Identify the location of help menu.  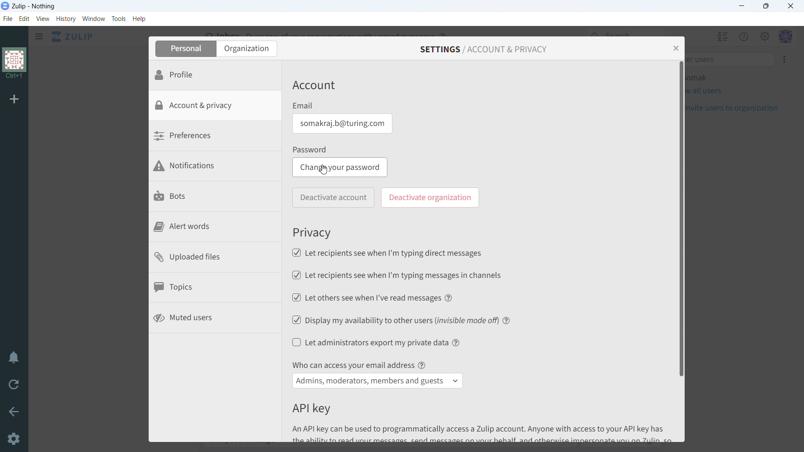
(744, 37).